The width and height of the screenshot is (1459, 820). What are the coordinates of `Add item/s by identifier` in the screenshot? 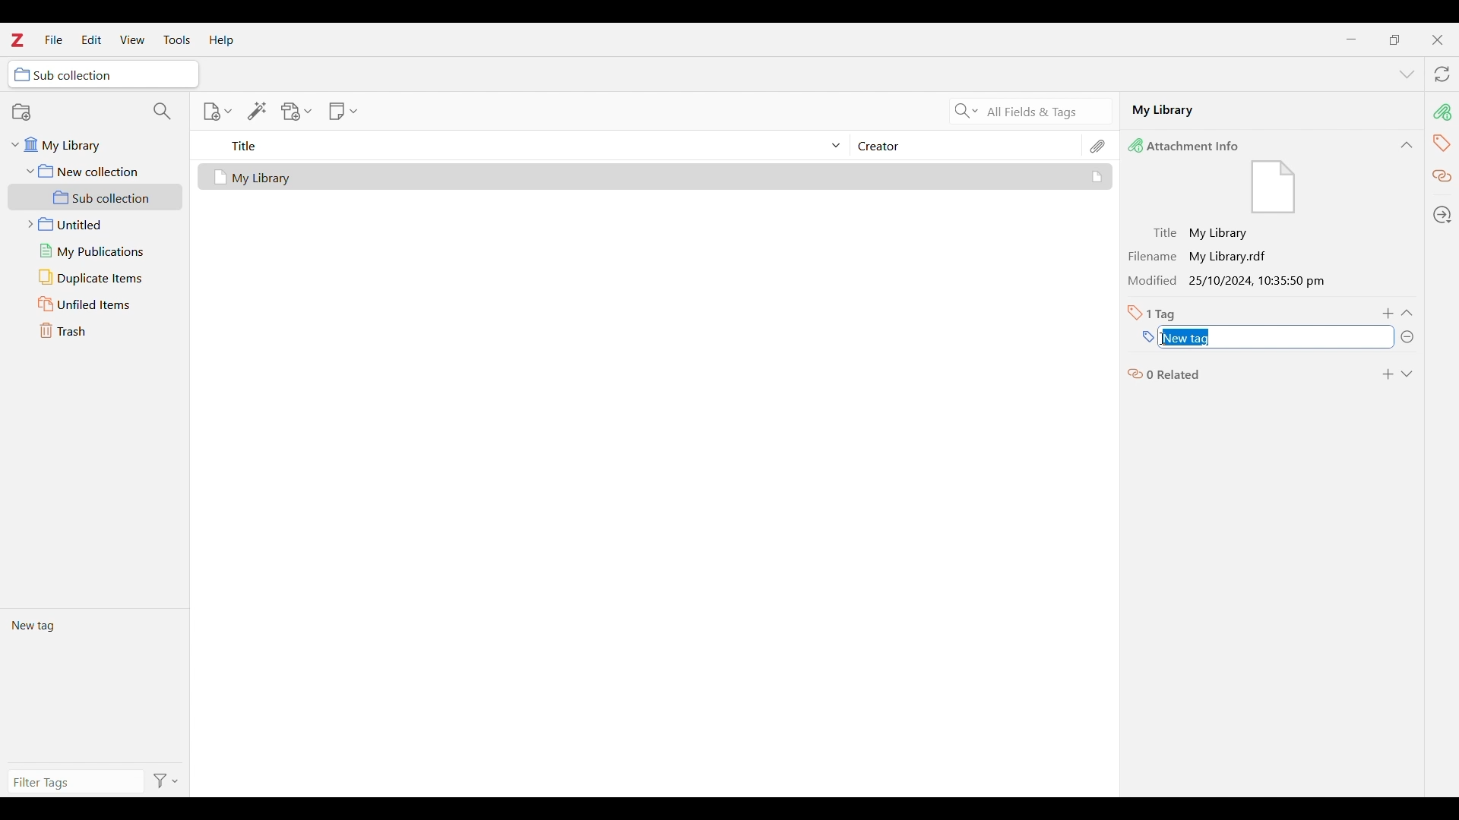 It's located at (258, 111).